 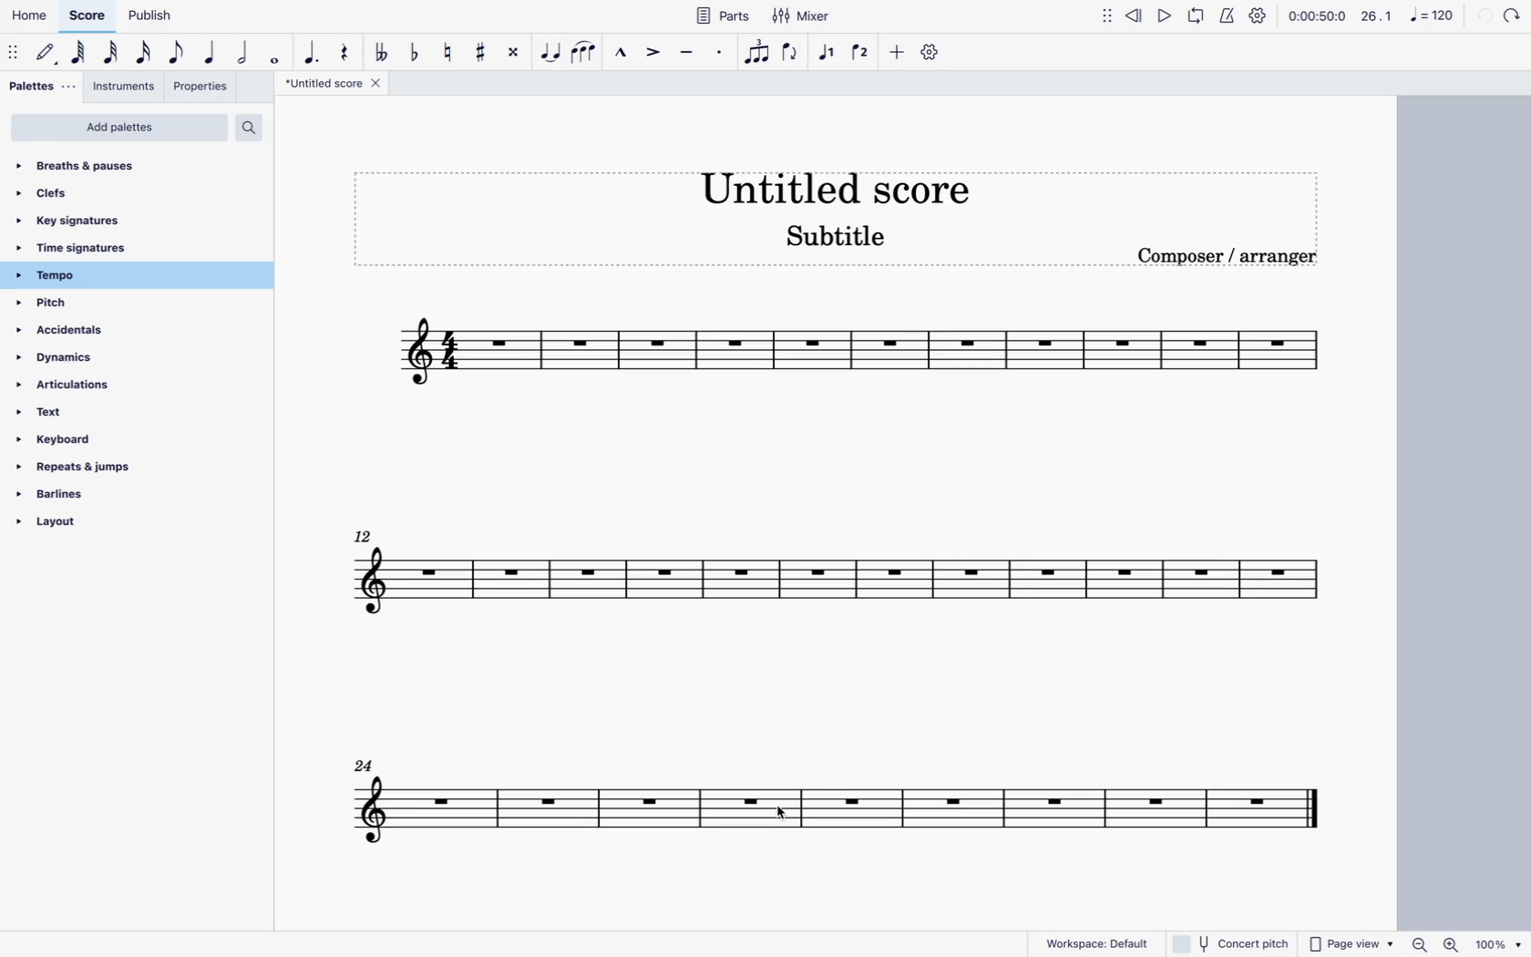 What do you see at coordinates (828, 51) in the screenshot?
I see `voice 1` at bounding box center [828, 51].